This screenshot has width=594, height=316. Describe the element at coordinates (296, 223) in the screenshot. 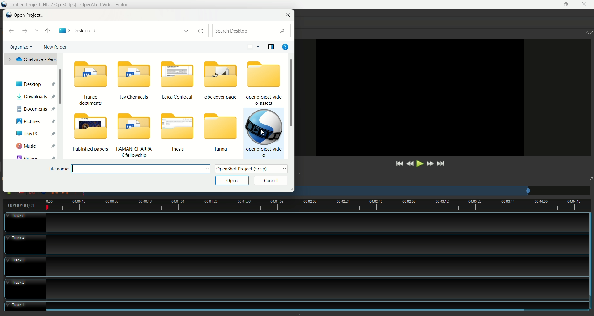

I see `track 5` at that location.